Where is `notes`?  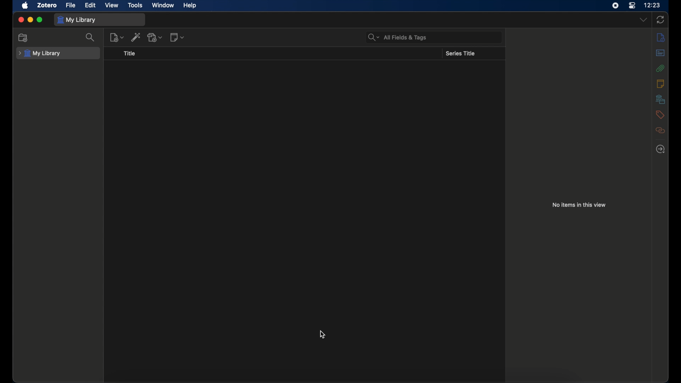 notes is located at coordinates (660, 84).